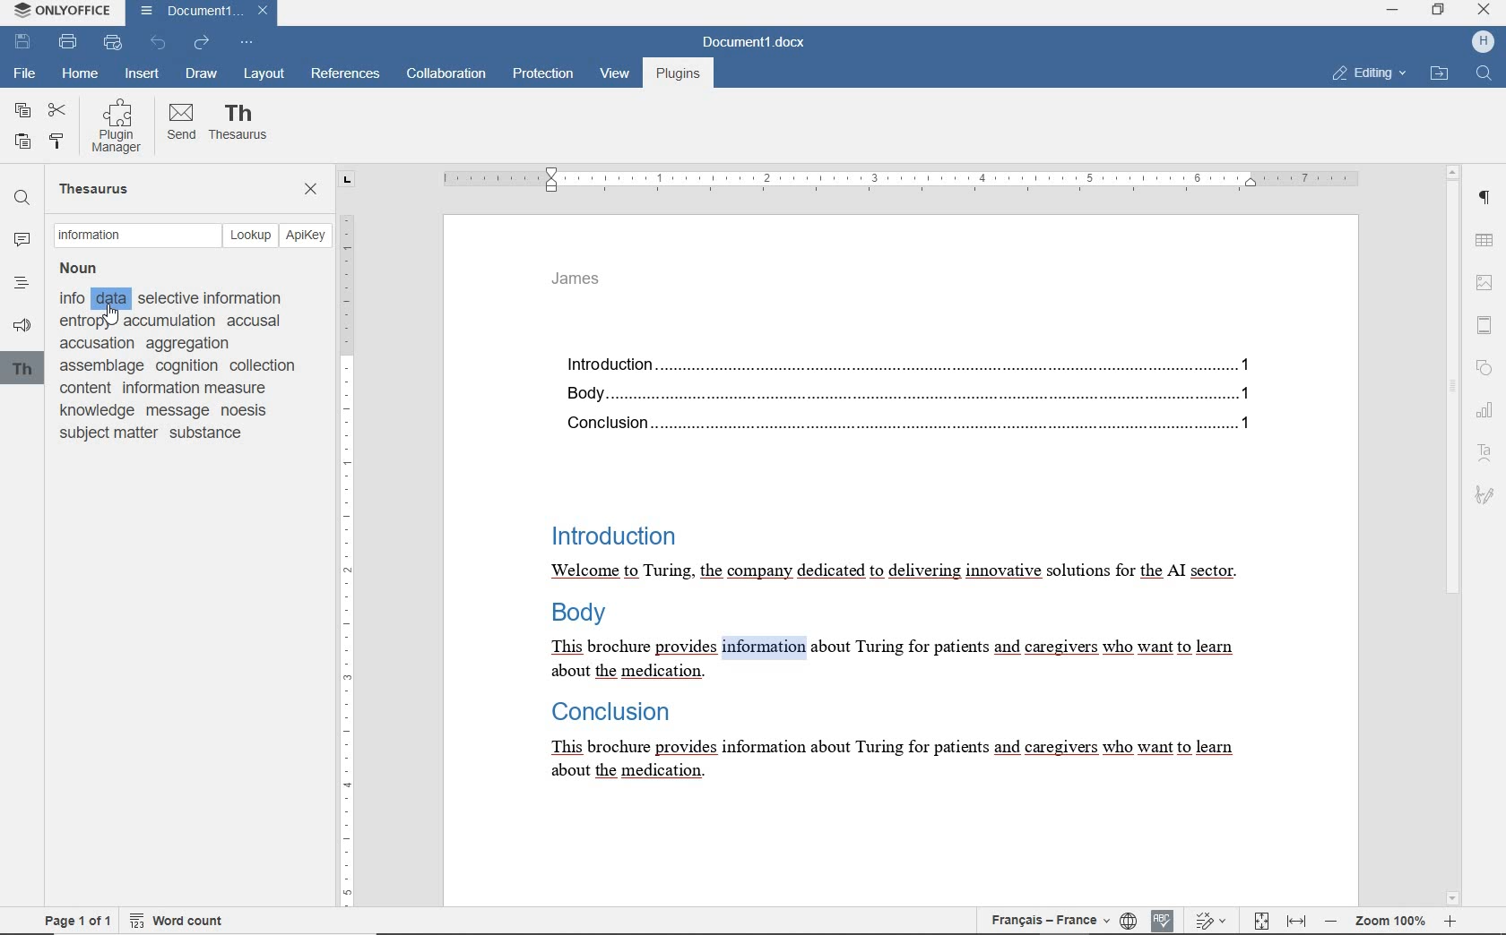  Describe the element at coordinates (78, 921) in the screenshot. I see `PAGE 1 OF 1` at that location.